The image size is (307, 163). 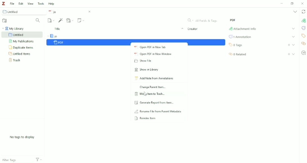 What do you see at coordinates (70, 20) in the screenshot?
I see `Add Attachment` at bounding box center [70, 20].